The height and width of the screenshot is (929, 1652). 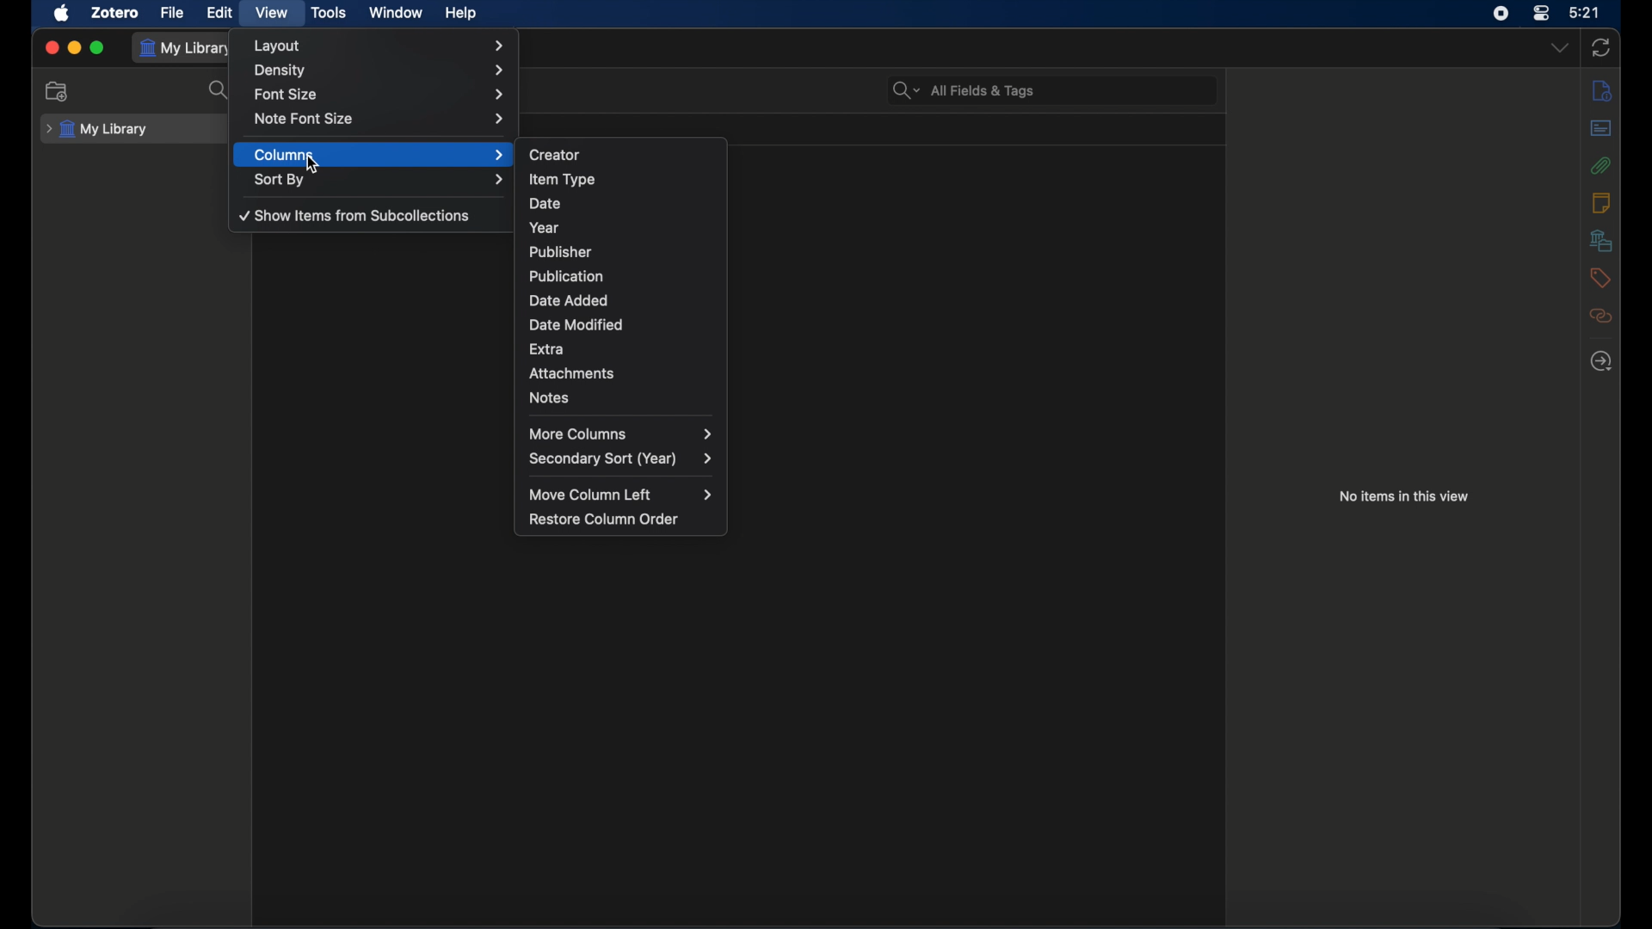 What do you see at coordinates (270, 12) in the screenshot?
I see `view` at bounding box center [270, 12].